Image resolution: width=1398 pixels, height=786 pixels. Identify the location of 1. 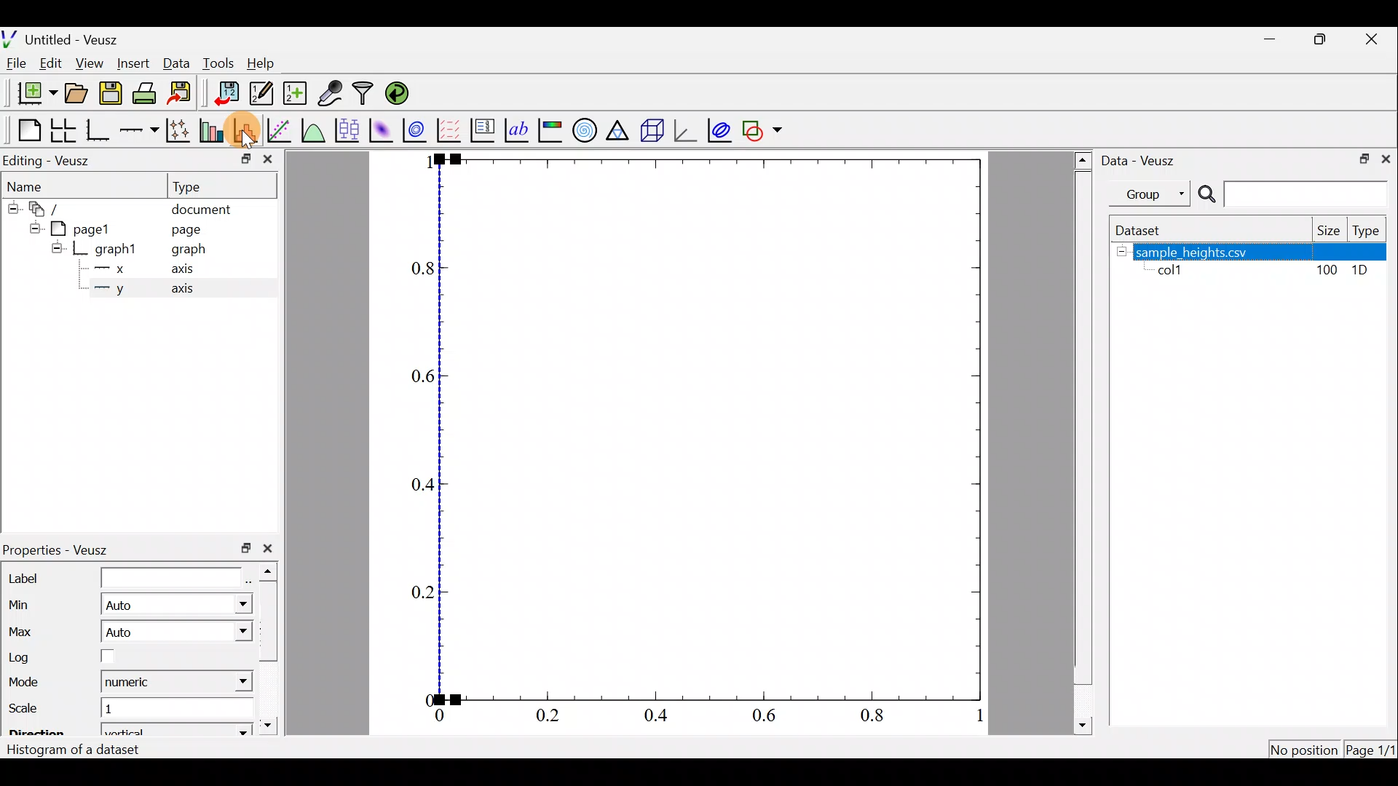
(970, 715).